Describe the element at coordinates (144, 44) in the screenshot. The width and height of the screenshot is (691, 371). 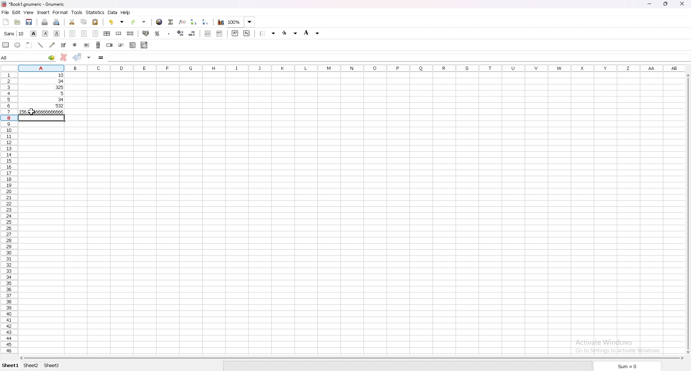
I see `combo box` at that location.